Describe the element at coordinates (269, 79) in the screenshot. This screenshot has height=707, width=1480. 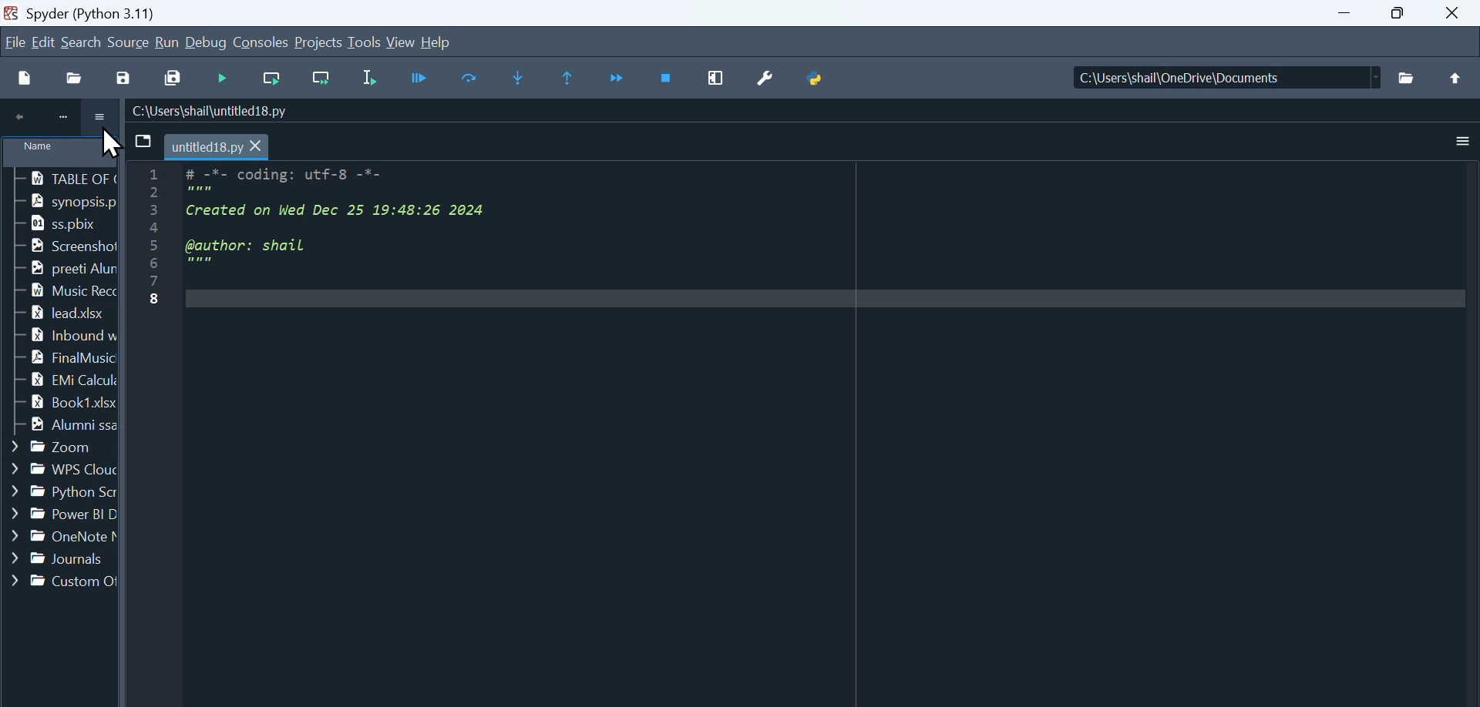
I see `Run current cell` at that location.